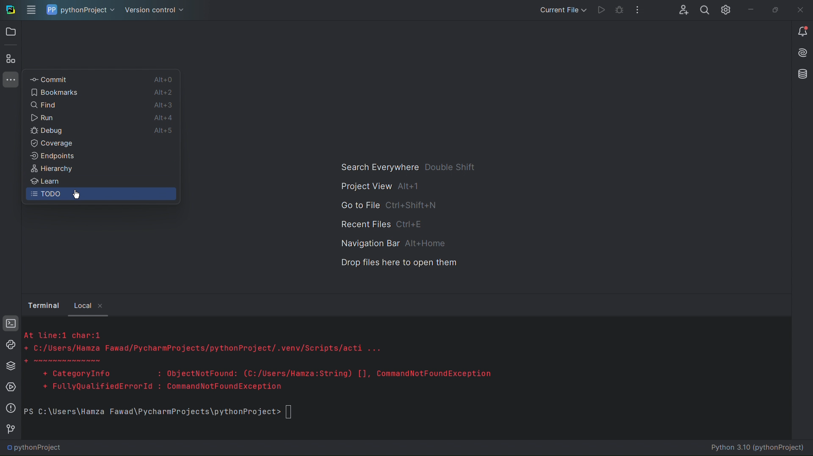  Describe the element at coordinates (801, 75) in the screenshot. I see `Databases` at that location.